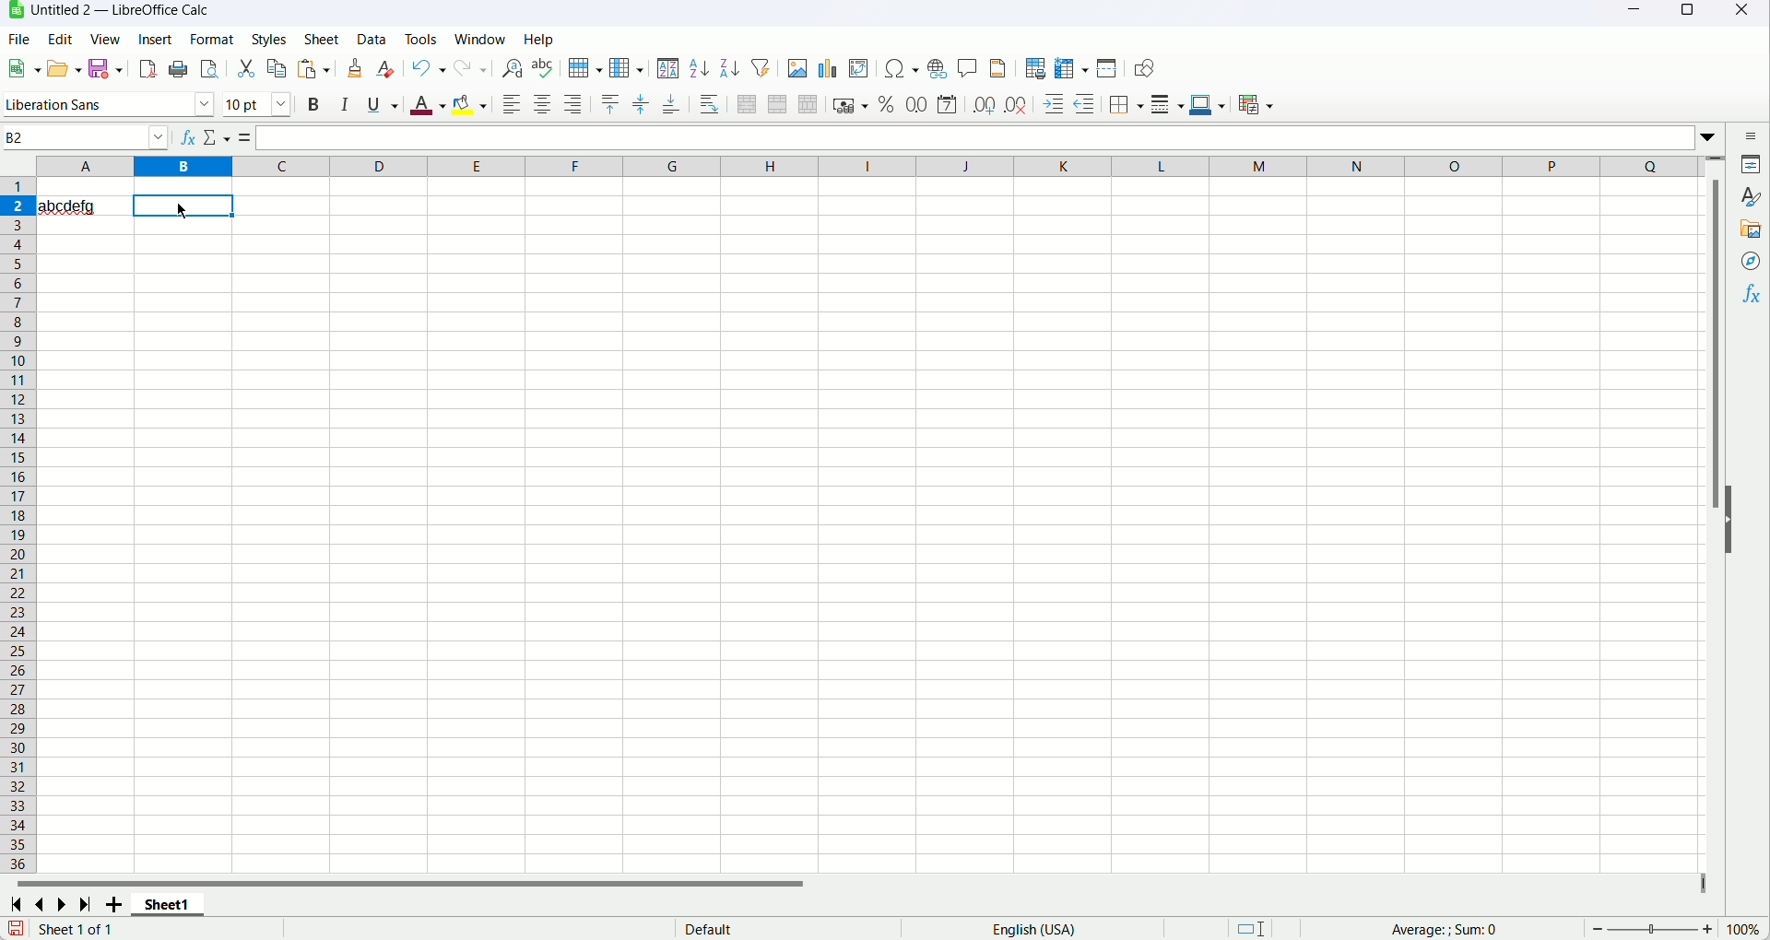 The height and width of the screenshot is (940, 1770). Describe the element at coordinates (542, 103) in the screenshot. I see `align center` at that location.